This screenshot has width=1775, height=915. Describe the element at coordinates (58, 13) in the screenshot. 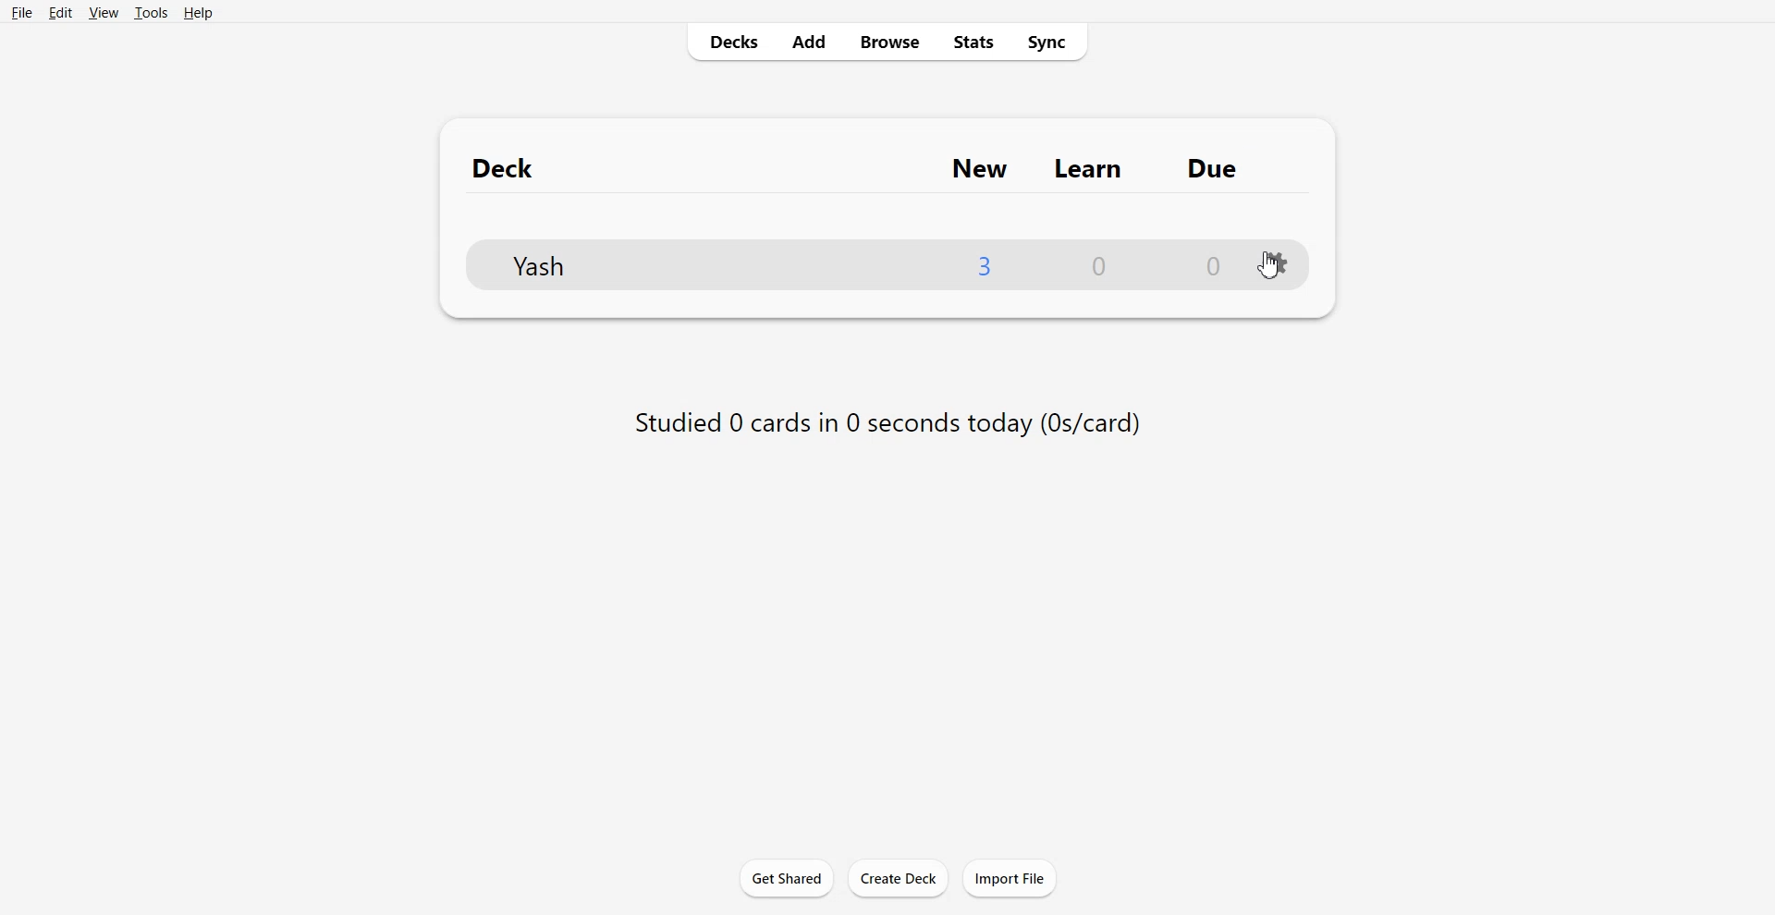

I see `Edit` at that location.